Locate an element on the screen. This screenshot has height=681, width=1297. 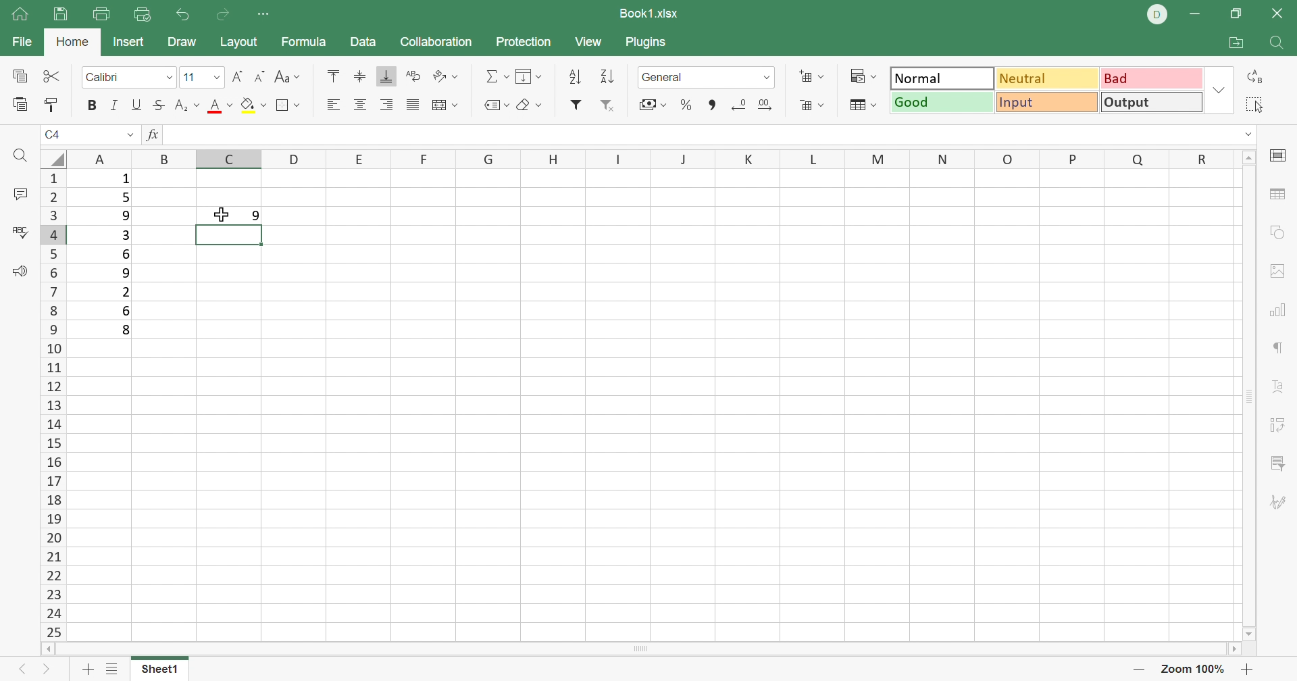
Remove filter is located at coordinates (611, 108).